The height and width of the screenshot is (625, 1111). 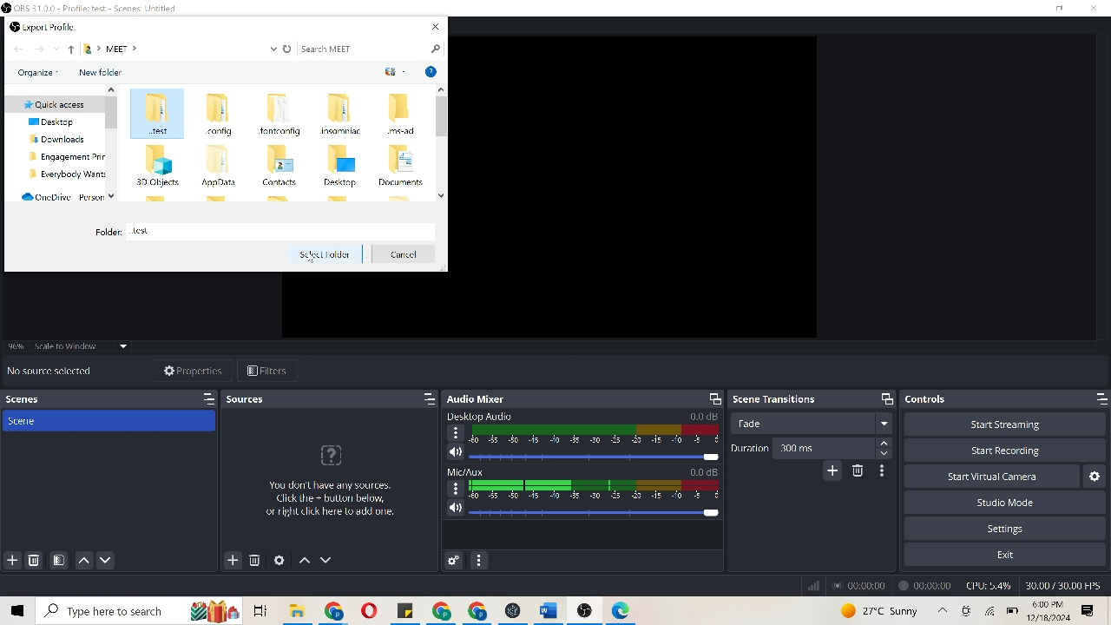 What do you see at coordinates (489, 416) in the screenshot?
I see `Desktop Audio` at bounding box center [489, 416].